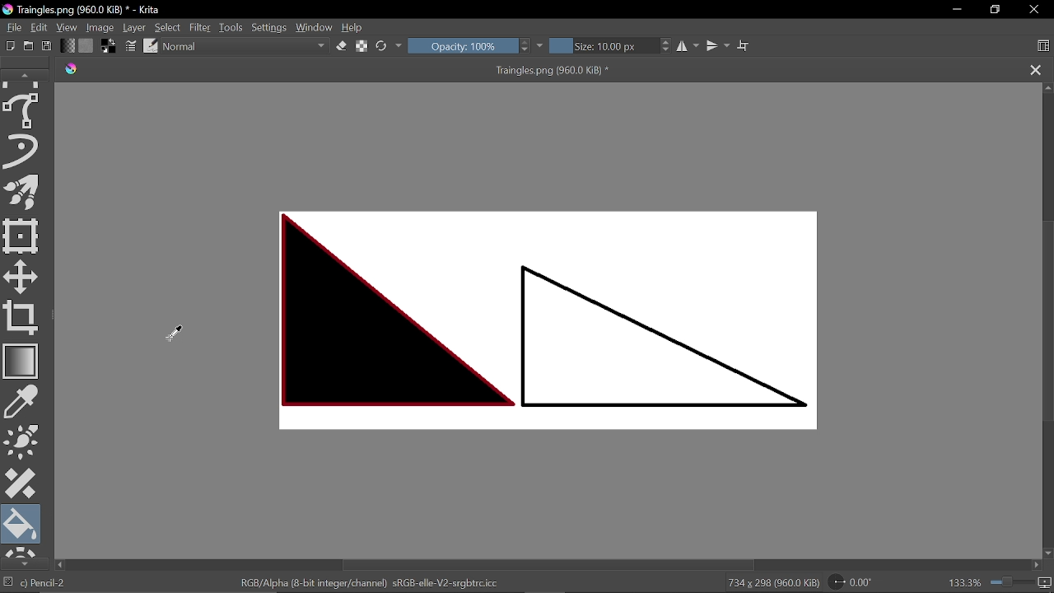 The width and height of the screenshot is (1054, 593). What do you see at coordinates (1047, 553) in the screenshot?
I see `Move down` at bounding box center [1047, 553].